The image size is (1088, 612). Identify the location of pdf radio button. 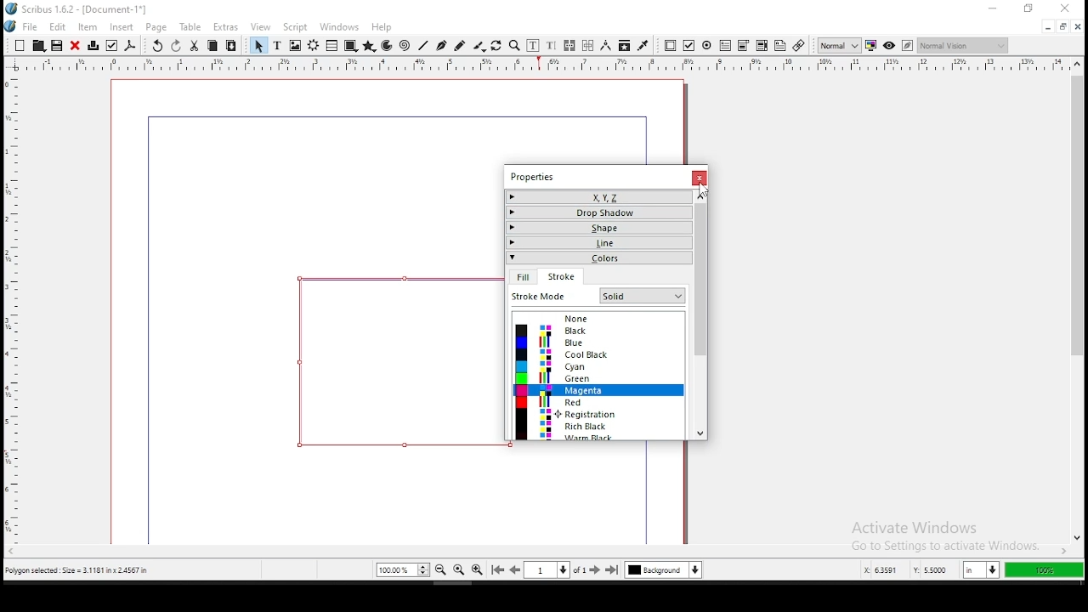
(707, 45).